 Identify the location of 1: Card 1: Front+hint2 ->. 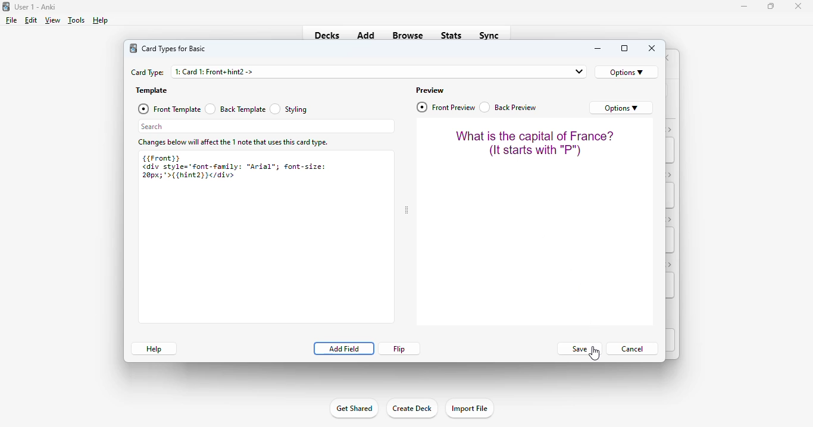
(215, 72).